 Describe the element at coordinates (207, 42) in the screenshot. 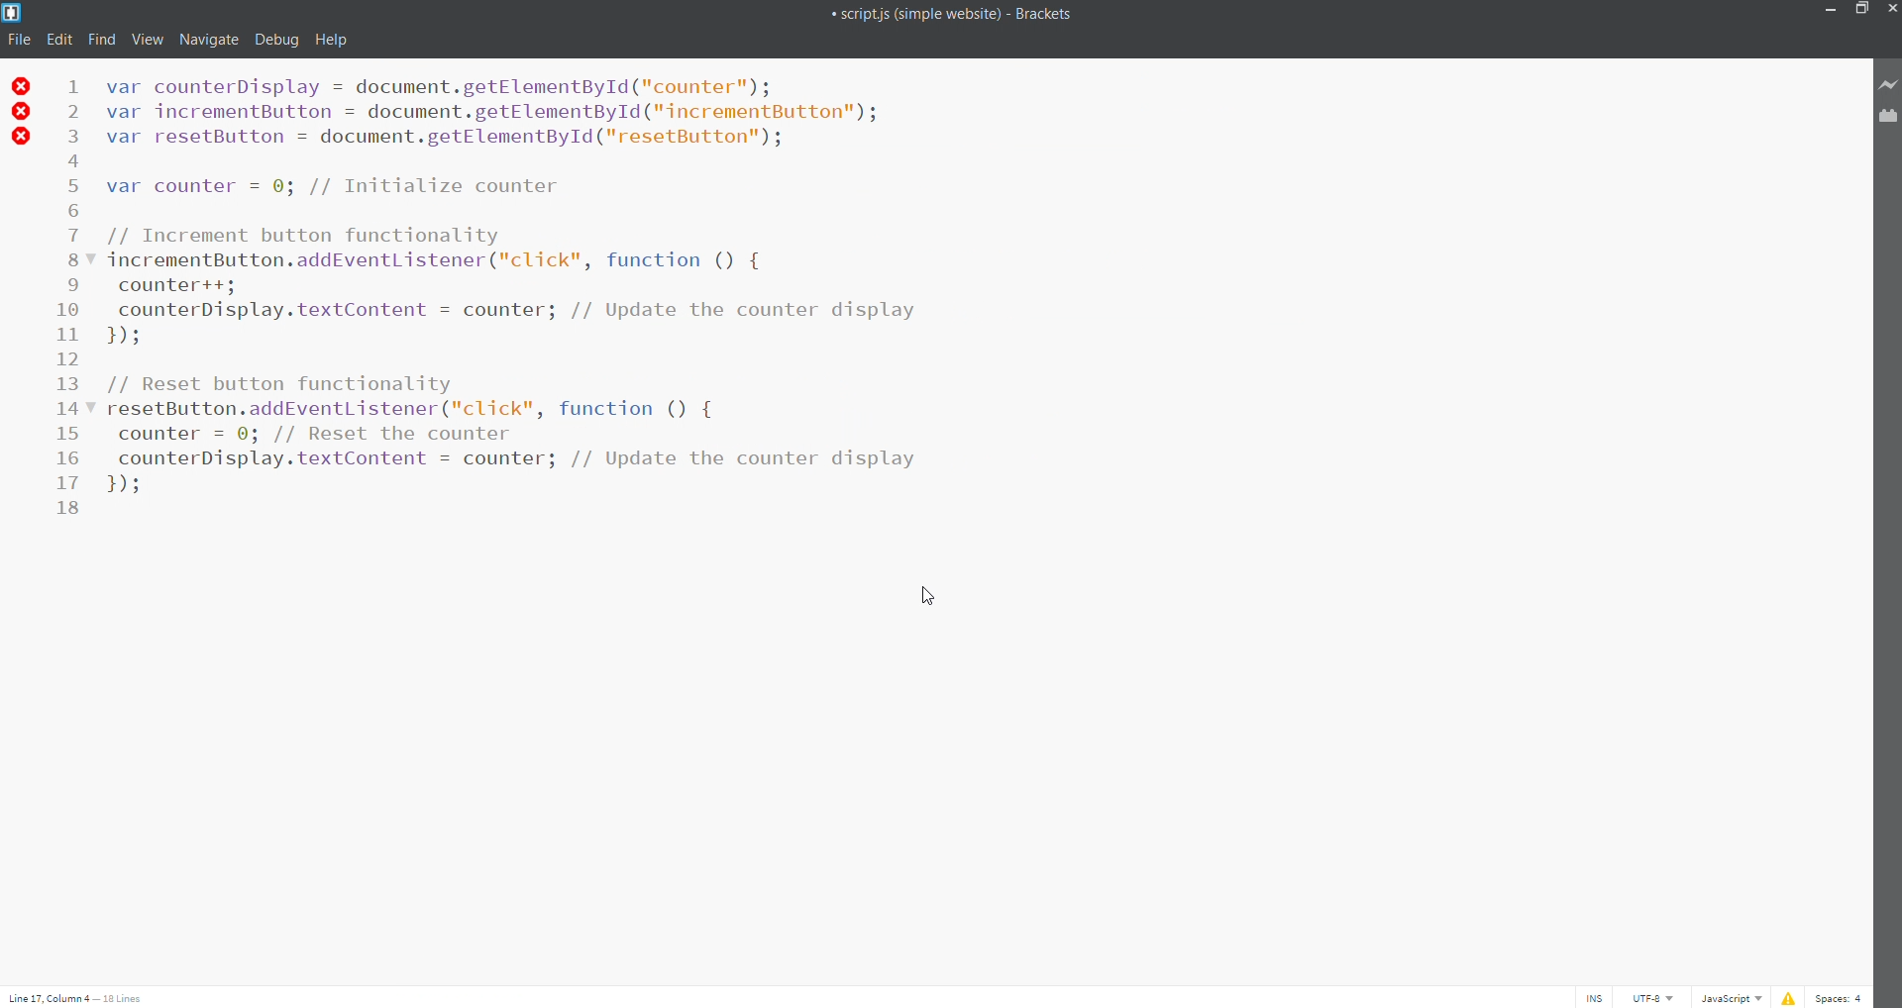

I see `navigate` at that location.